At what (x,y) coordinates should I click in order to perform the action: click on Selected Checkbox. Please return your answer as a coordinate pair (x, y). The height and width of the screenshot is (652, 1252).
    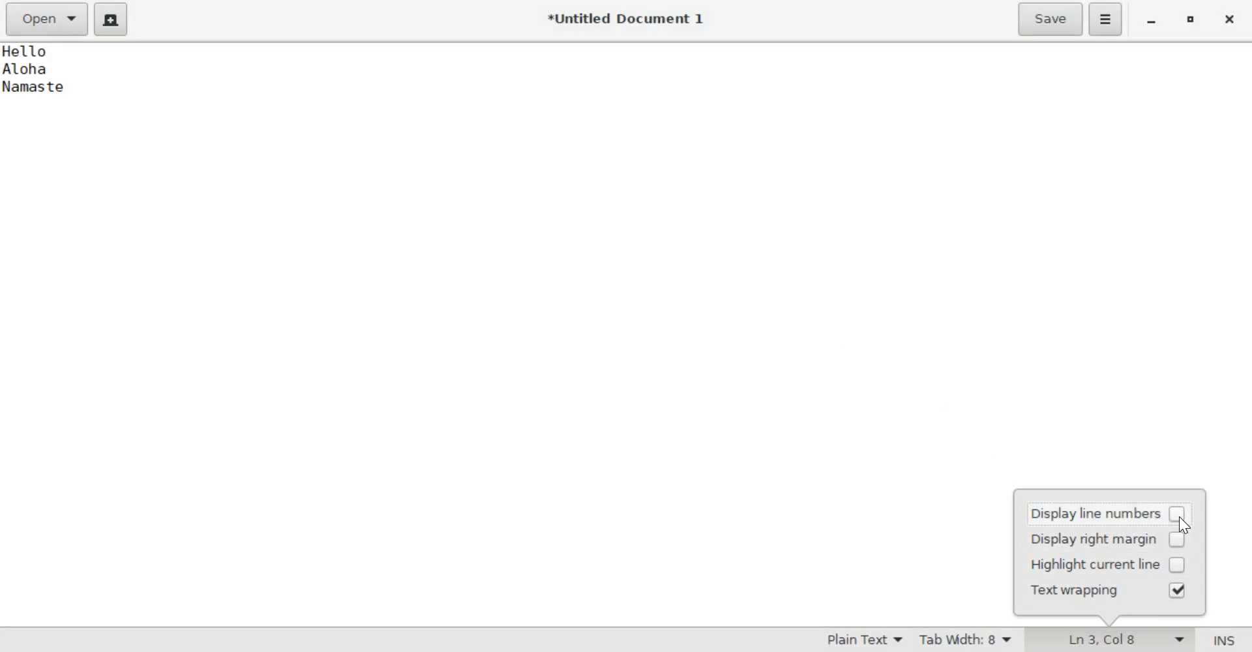
    Looking at the image, I should click on (1178, 590).